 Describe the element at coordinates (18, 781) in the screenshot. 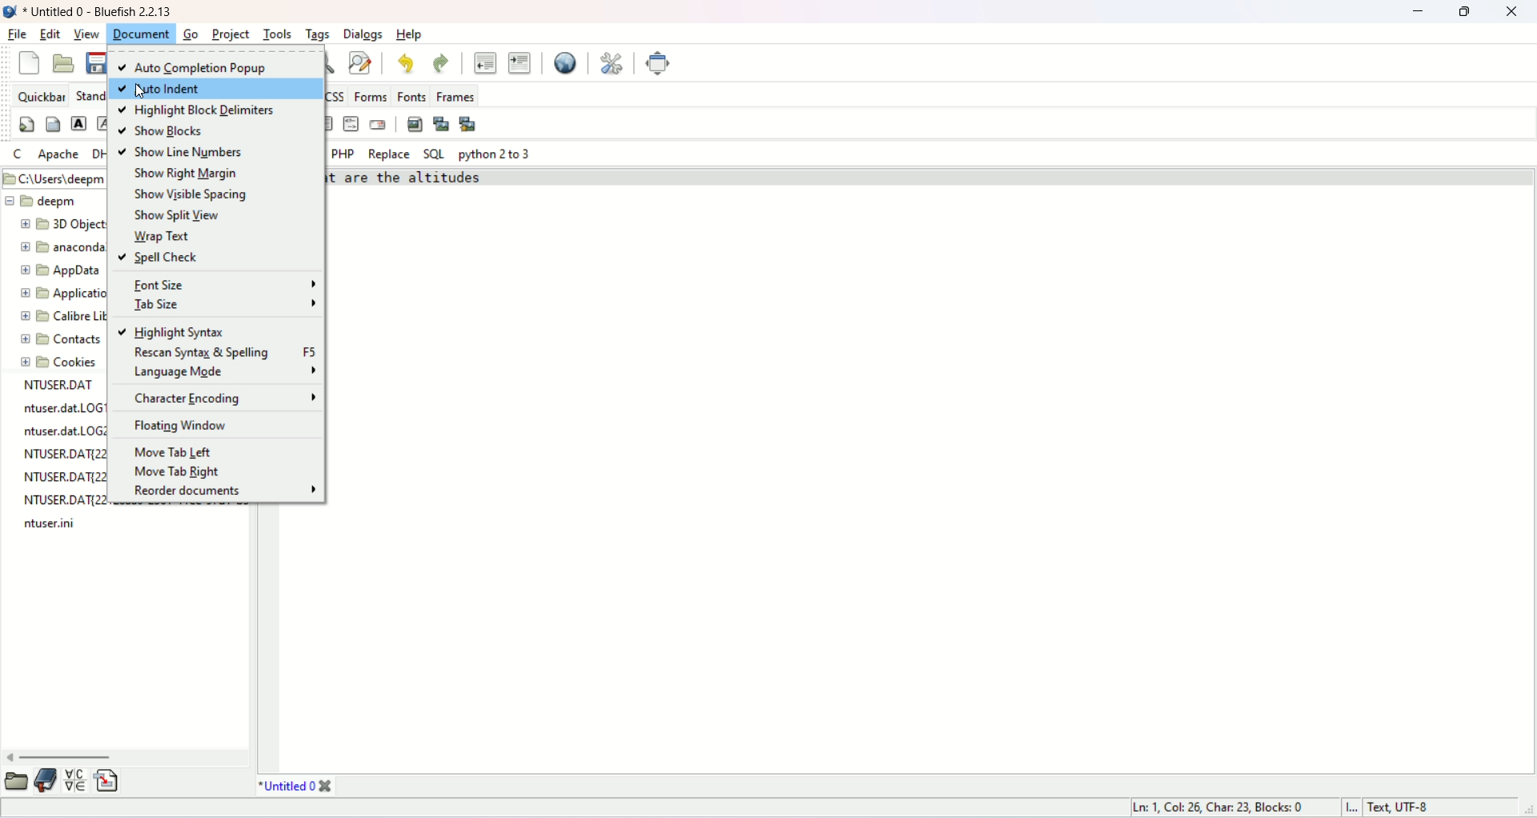

I see `open` at that location.